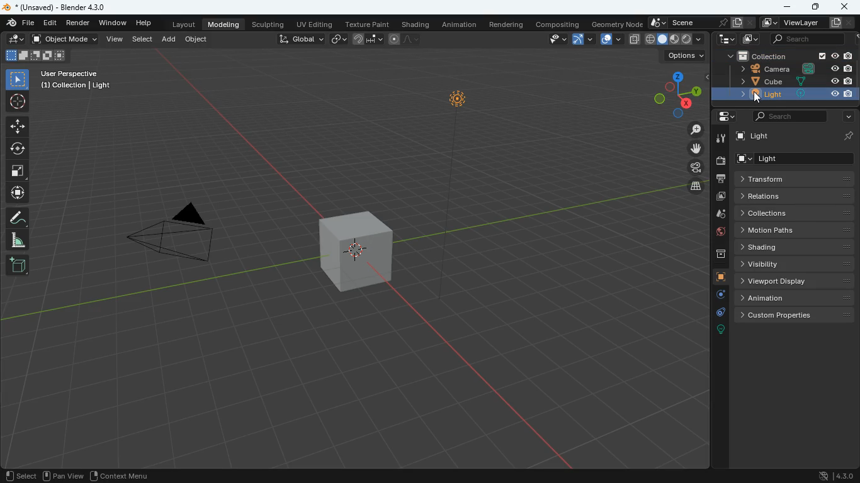 Image resolution: width=860 pixels, height=483 pixels. Describe the element at coordinates (368, 24) in the screenshot. I see `texture paint` at that location.